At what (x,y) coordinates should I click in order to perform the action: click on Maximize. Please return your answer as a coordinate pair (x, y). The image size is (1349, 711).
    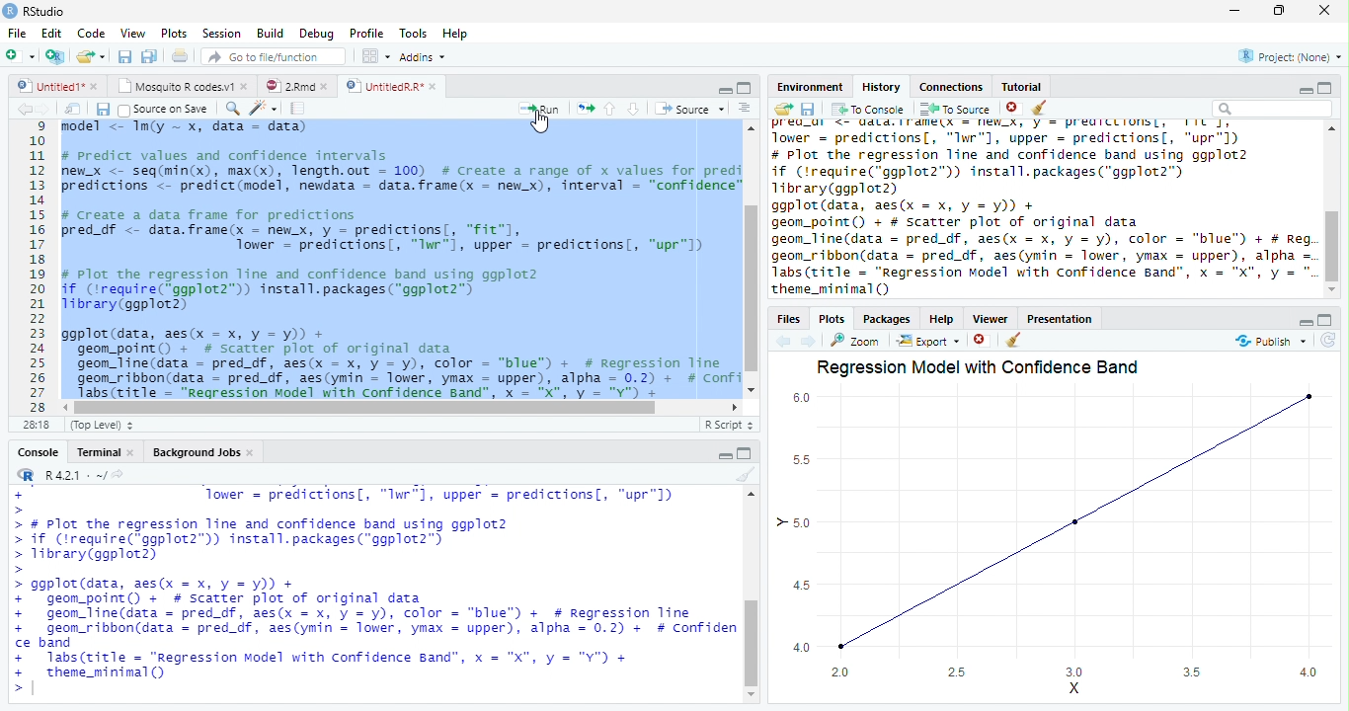
    Looking at the image, I should click on (1278, 10).